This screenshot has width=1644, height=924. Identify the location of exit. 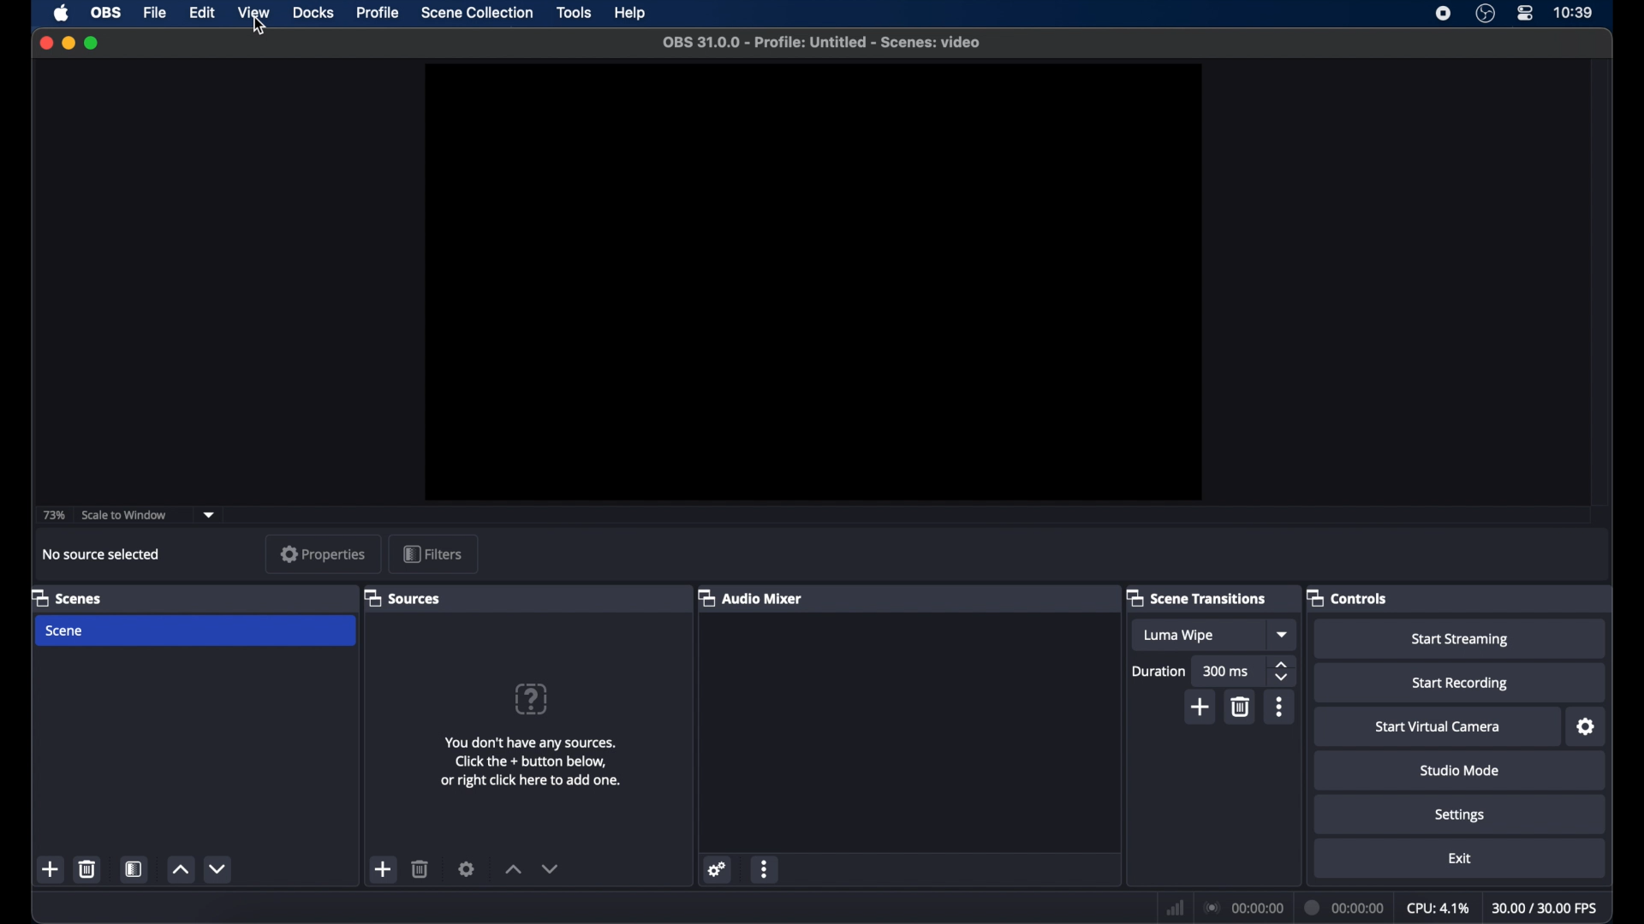
(1459, 859).